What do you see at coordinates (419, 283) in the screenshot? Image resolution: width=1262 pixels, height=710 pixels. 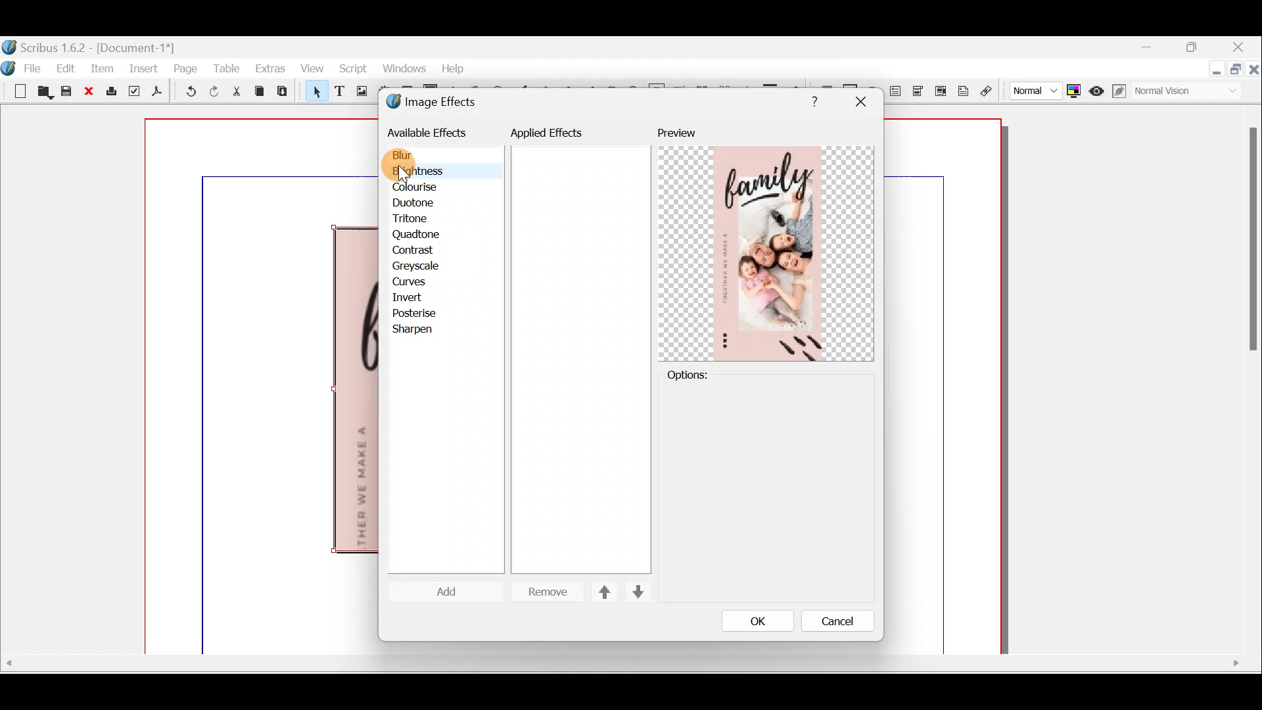 I see `Curves` at bounding box center [419, 283].